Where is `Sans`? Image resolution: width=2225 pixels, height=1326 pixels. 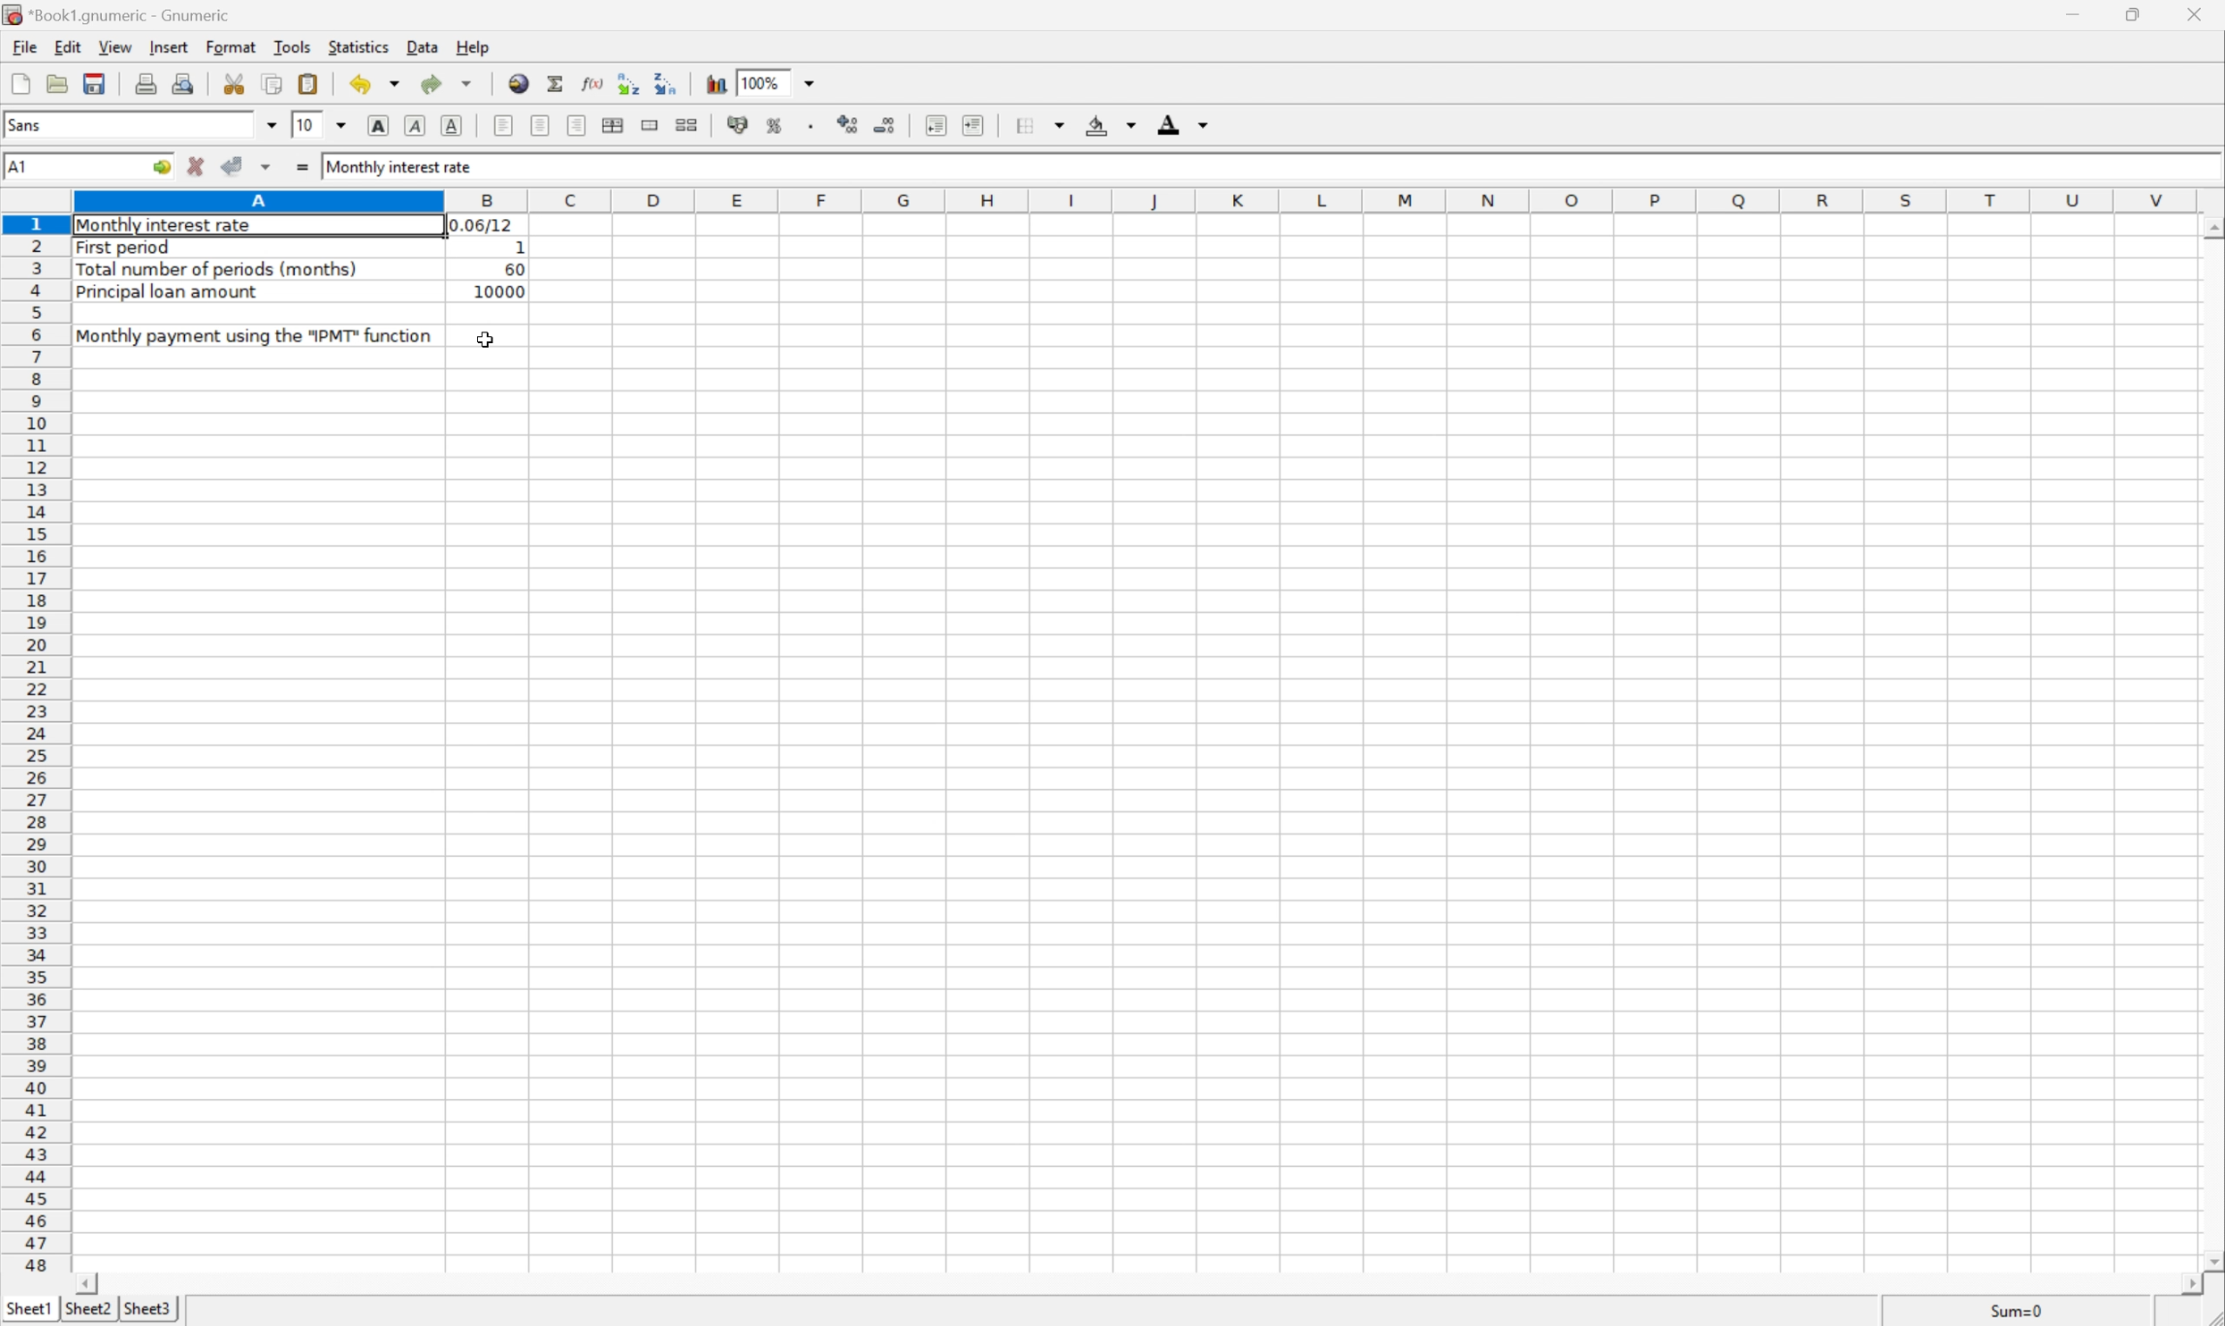 Sans is located at coordinates (25, 124).